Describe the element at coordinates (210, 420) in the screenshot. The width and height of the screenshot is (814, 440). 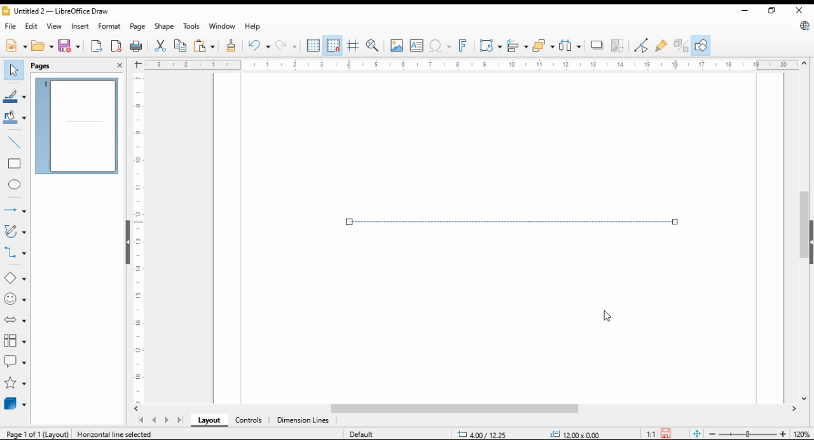
I see `layout` at that location.